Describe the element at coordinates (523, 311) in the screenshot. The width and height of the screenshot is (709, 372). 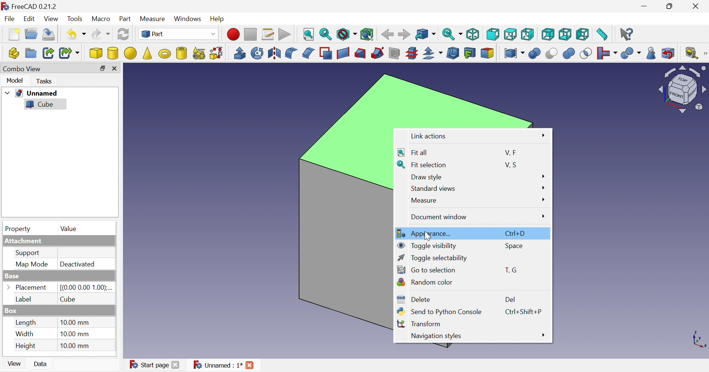
I see `Ctrl+Shift+P` at that location.